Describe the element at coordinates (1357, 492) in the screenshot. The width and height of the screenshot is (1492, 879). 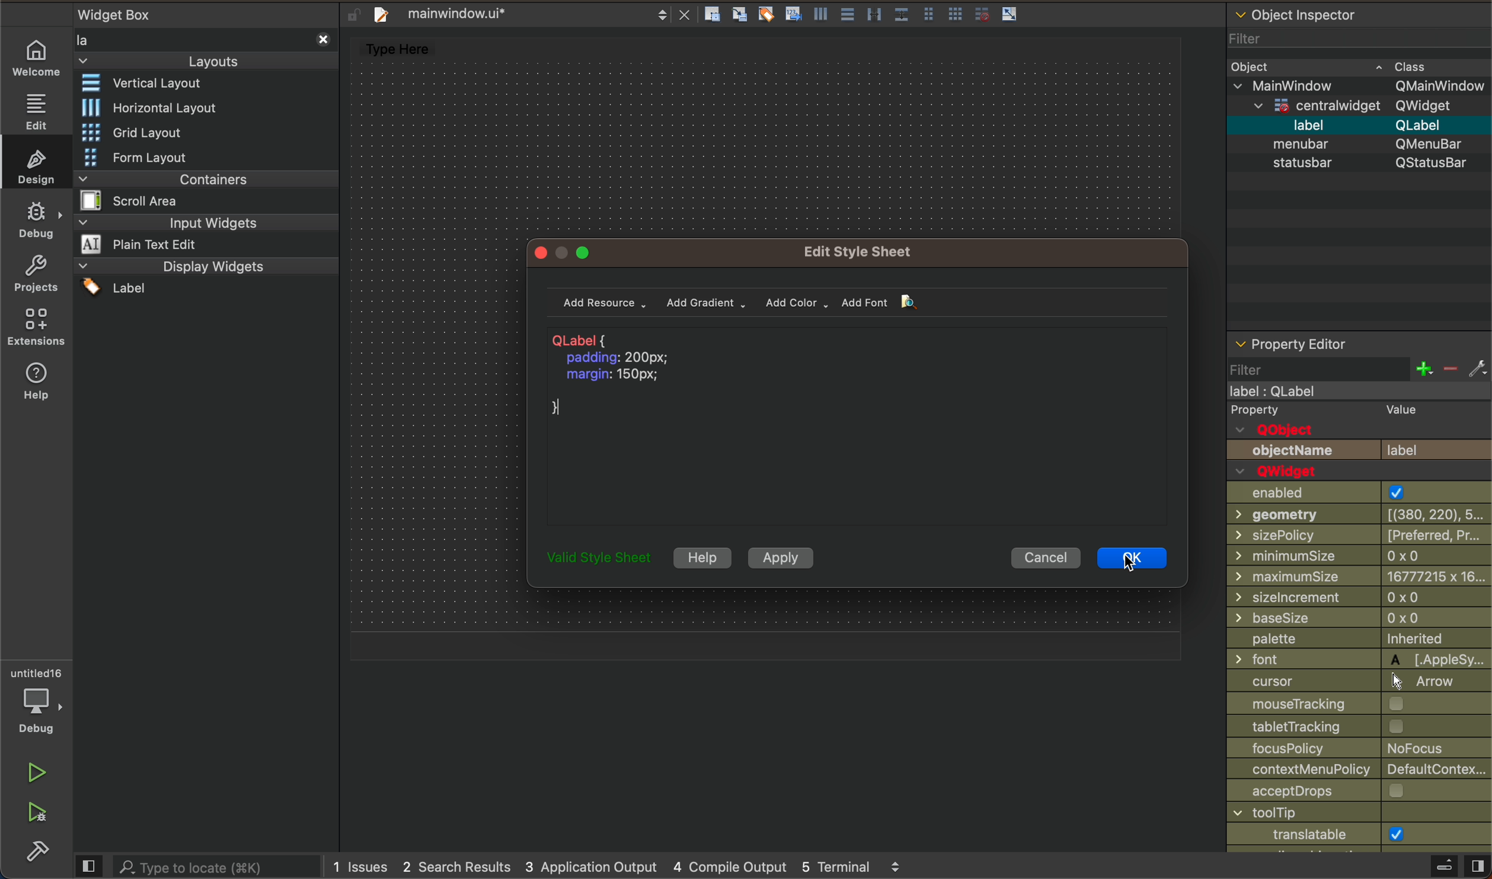
I see `enabled` at that location.